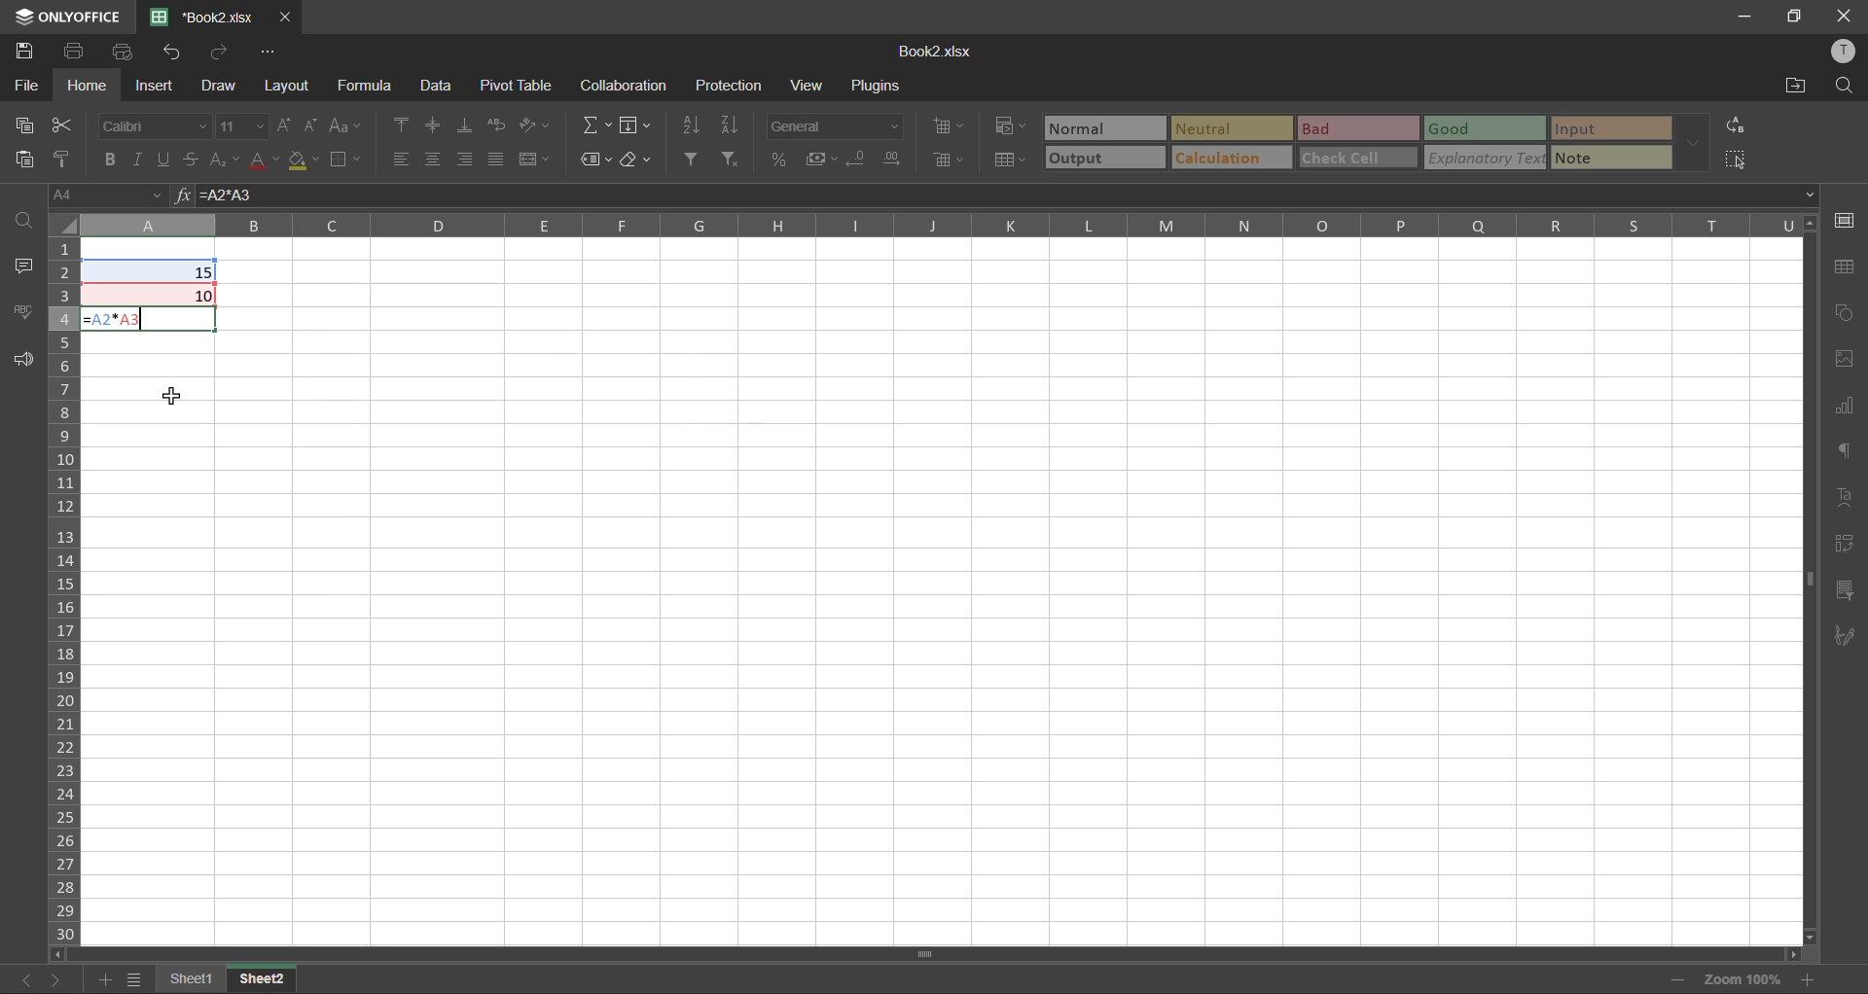  I want to click on font color, so click(263, 157).